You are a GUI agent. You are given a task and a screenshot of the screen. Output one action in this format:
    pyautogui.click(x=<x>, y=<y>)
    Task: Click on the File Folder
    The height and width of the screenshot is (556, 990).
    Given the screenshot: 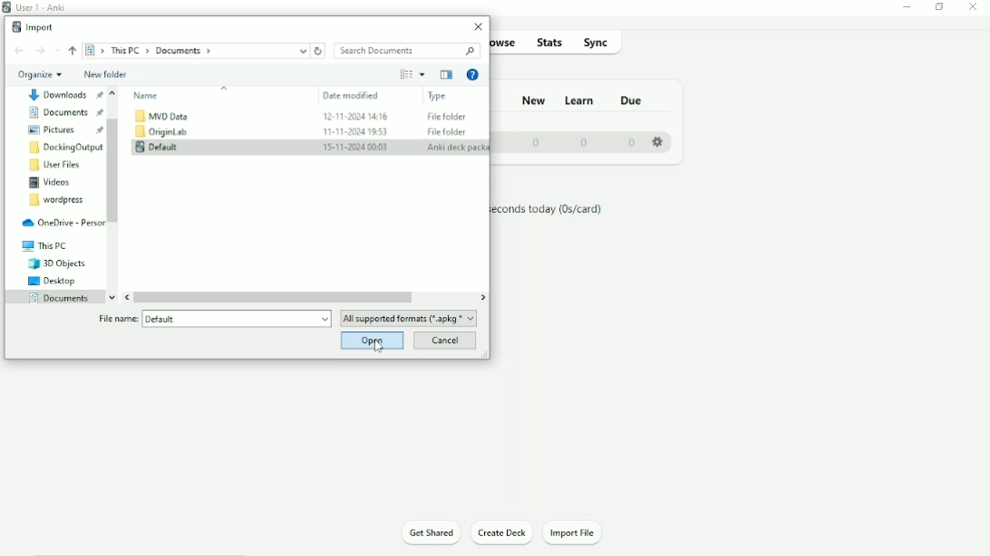 What is the action you would take?
    pyautogui.click(x=446, y=116)
    